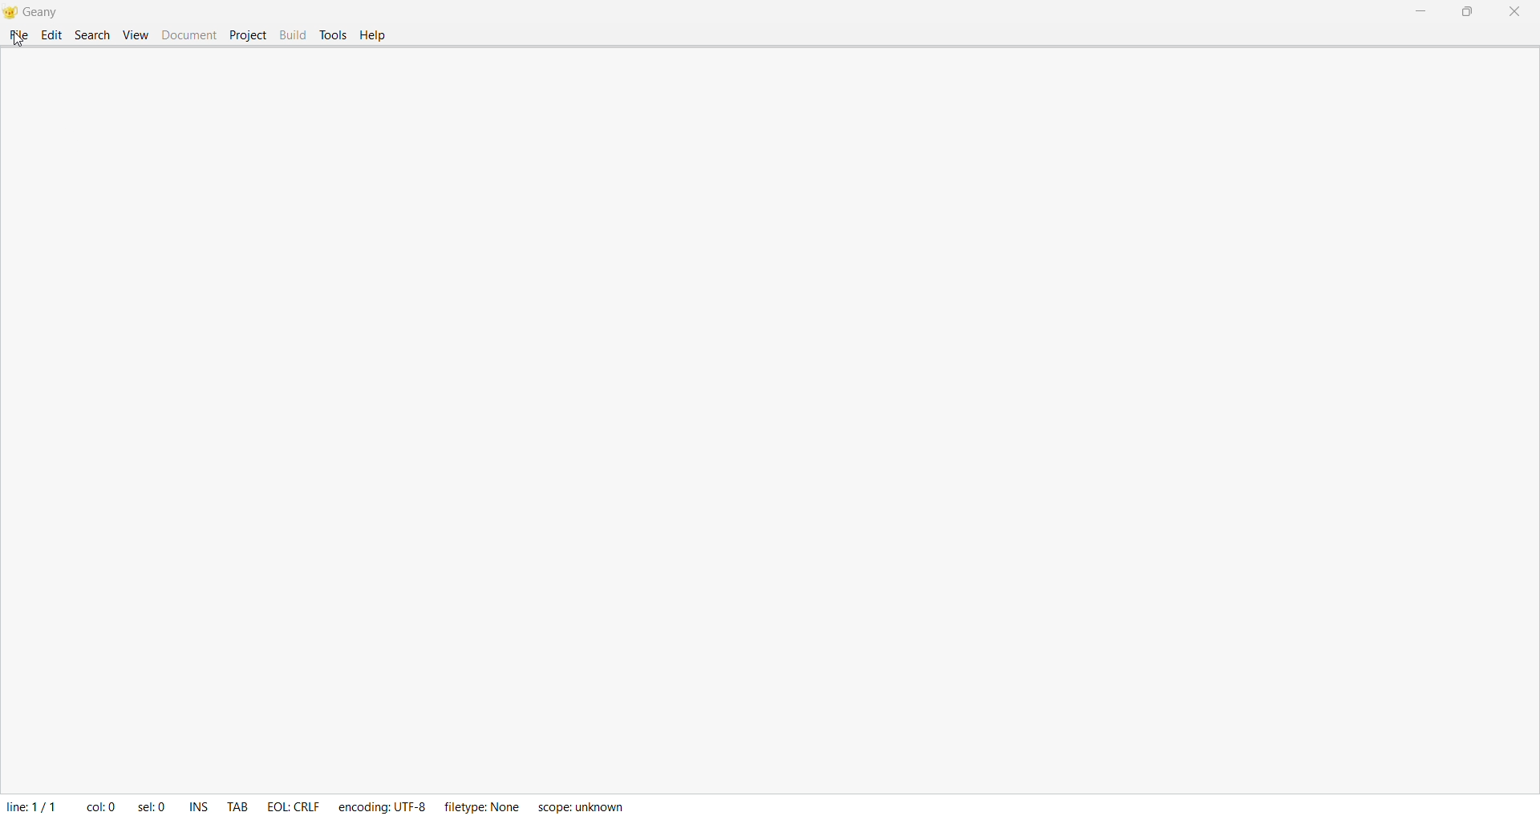  What do you see at coordinates (19, 40) in the screenshot?
I see `cursor` at bounding box center [19, 40].